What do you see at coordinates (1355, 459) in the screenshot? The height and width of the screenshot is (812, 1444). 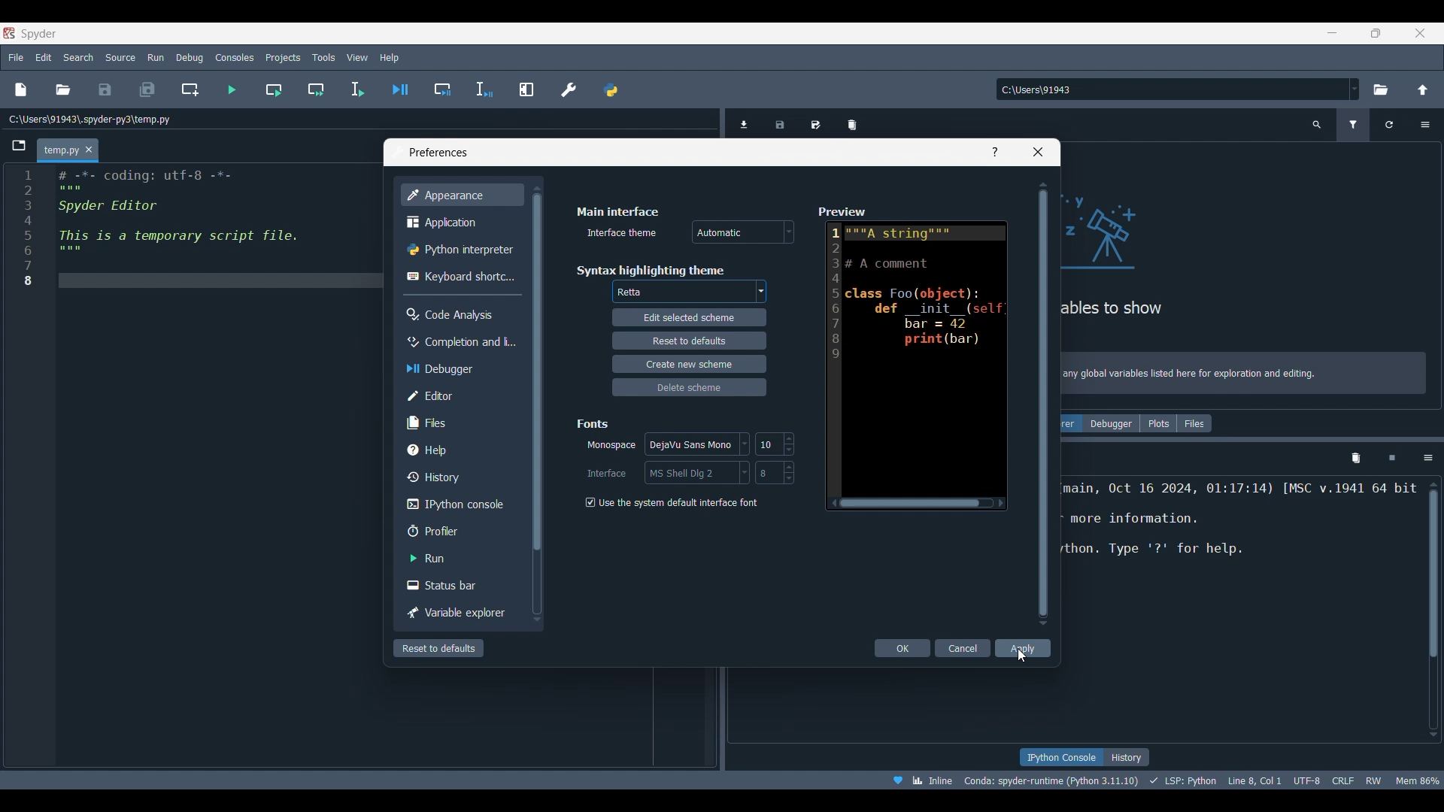 I see `Remove all variables from namespace` at bounding box center [1355, 459].